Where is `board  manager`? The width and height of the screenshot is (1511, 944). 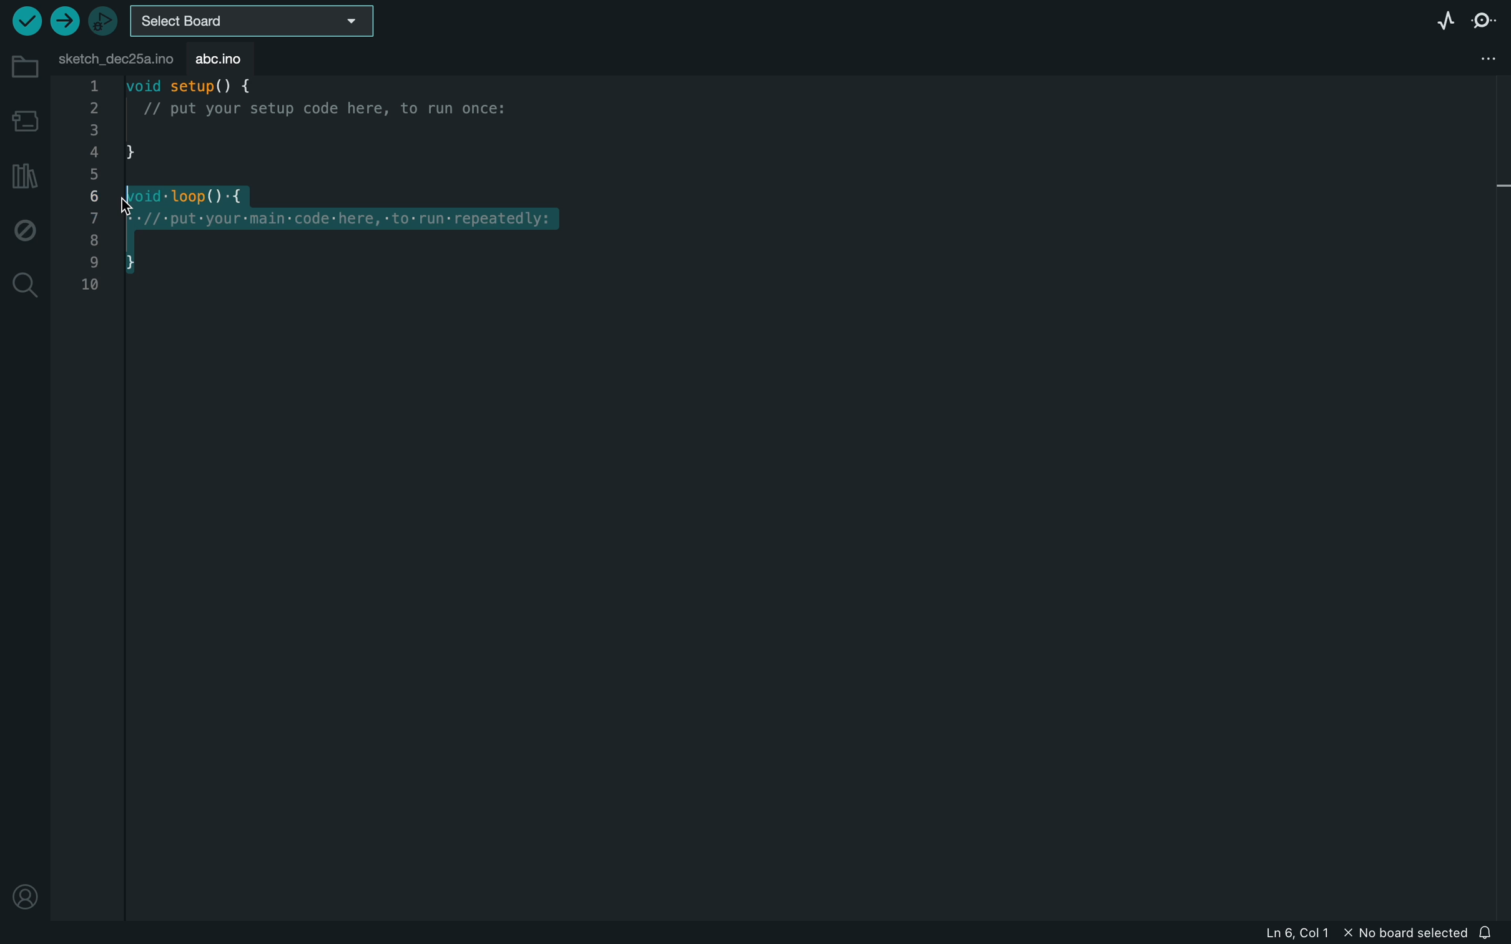 board  manager is located at coordinates (23, 120).